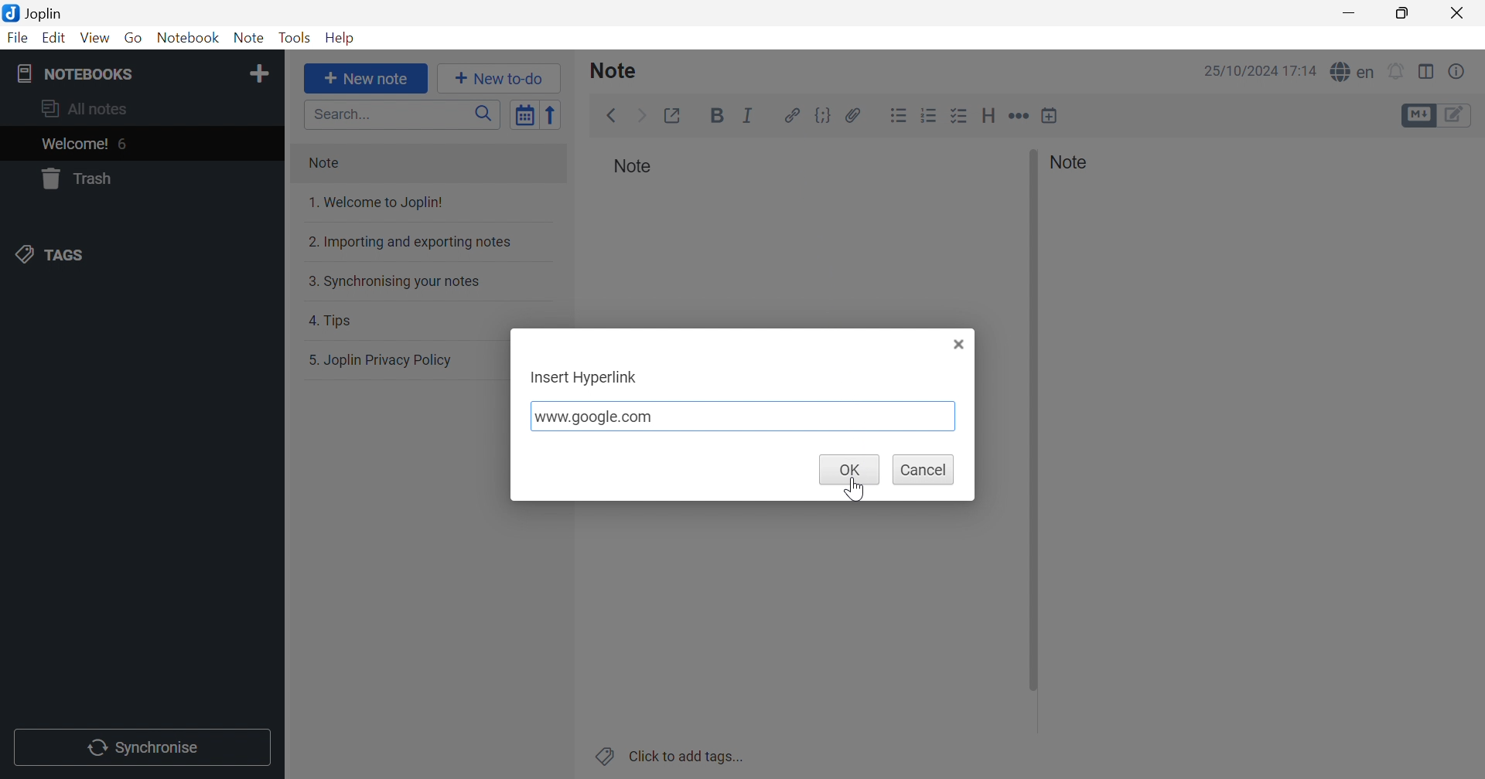  Describe the element at coordinates (404, 114) in the screenshot. I see `Search bar` at that location.